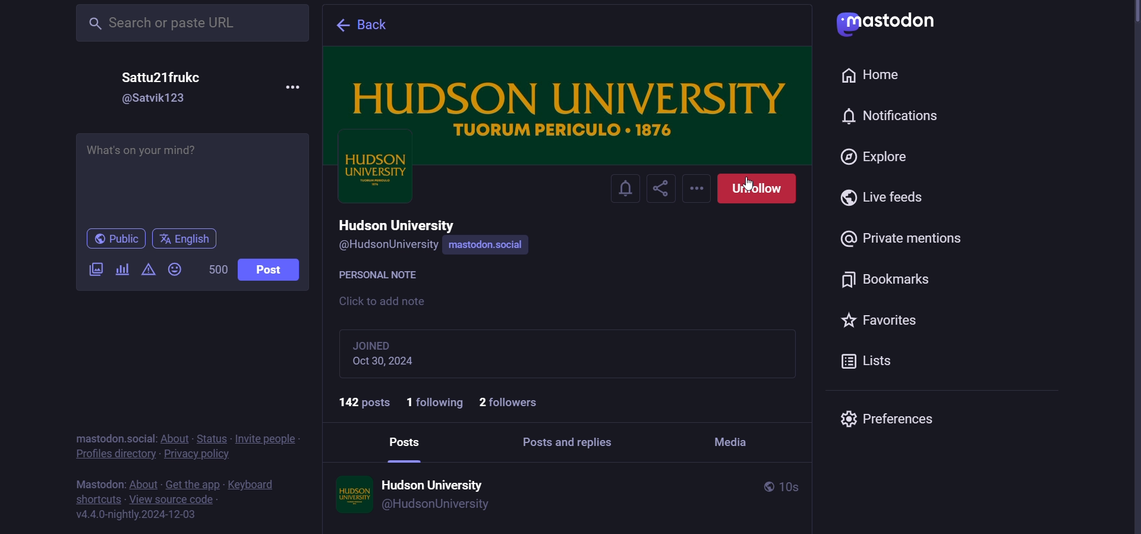  I want to click on post, so click(275, 272).